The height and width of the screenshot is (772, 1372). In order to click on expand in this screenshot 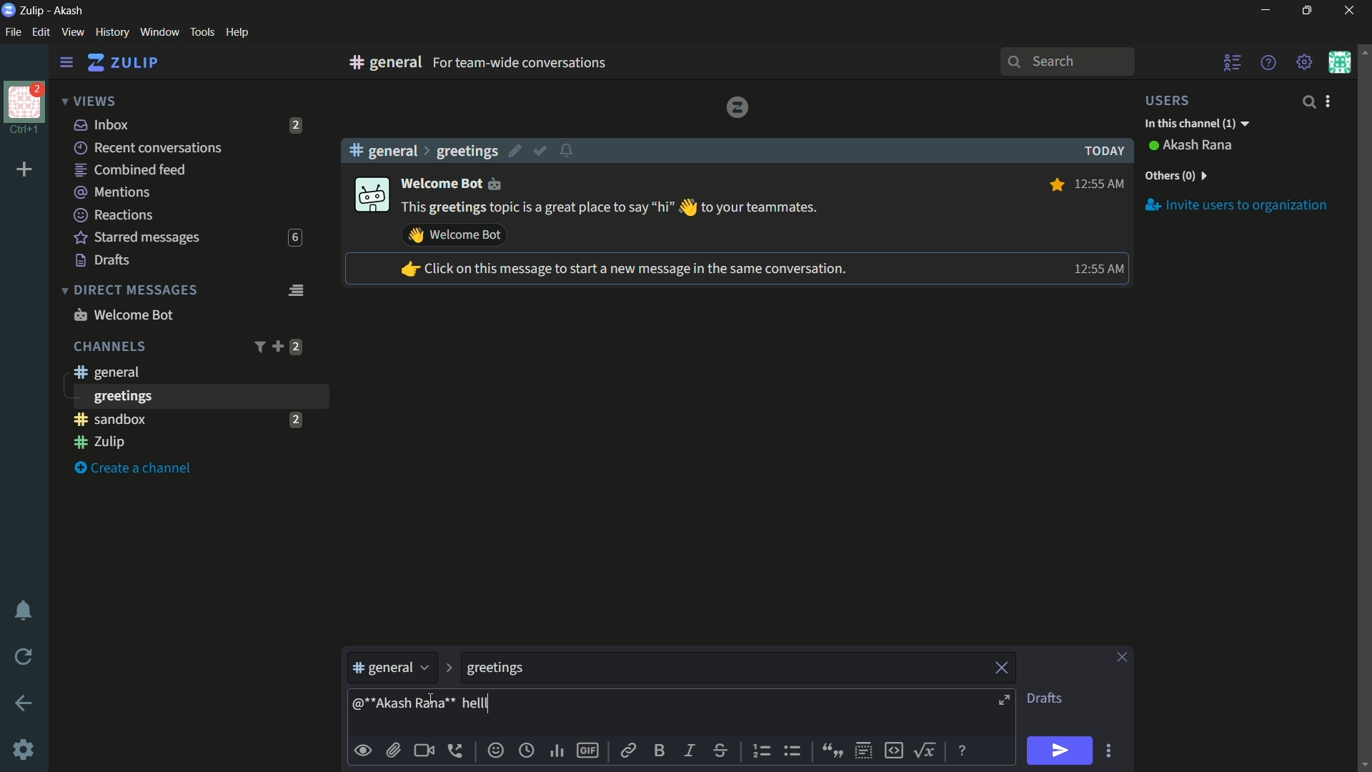, I will do `click(1006, 702)`.